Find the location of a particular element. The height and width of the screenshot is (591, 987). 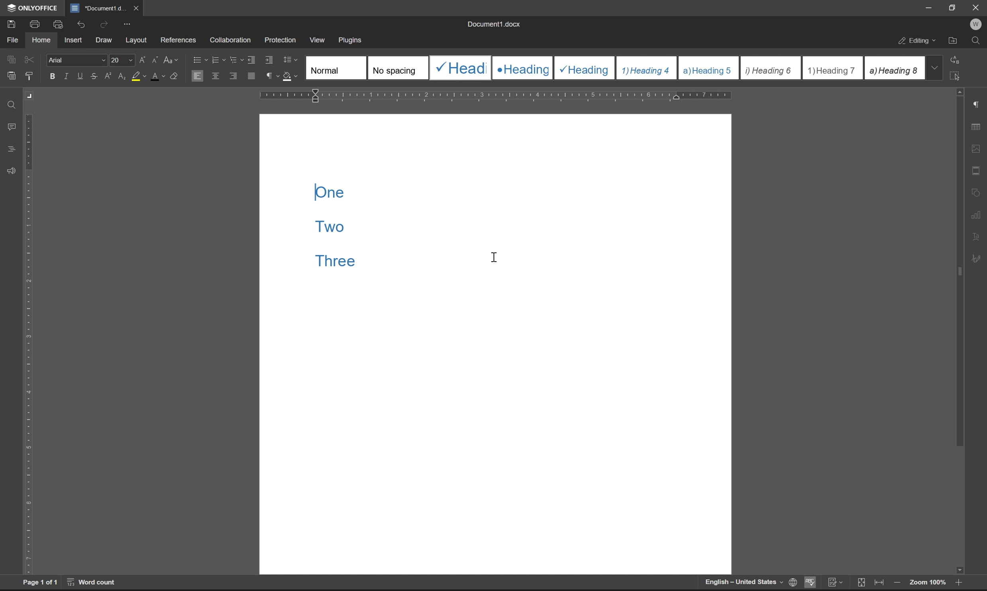

paragraph is located at coordinates (271, 76).